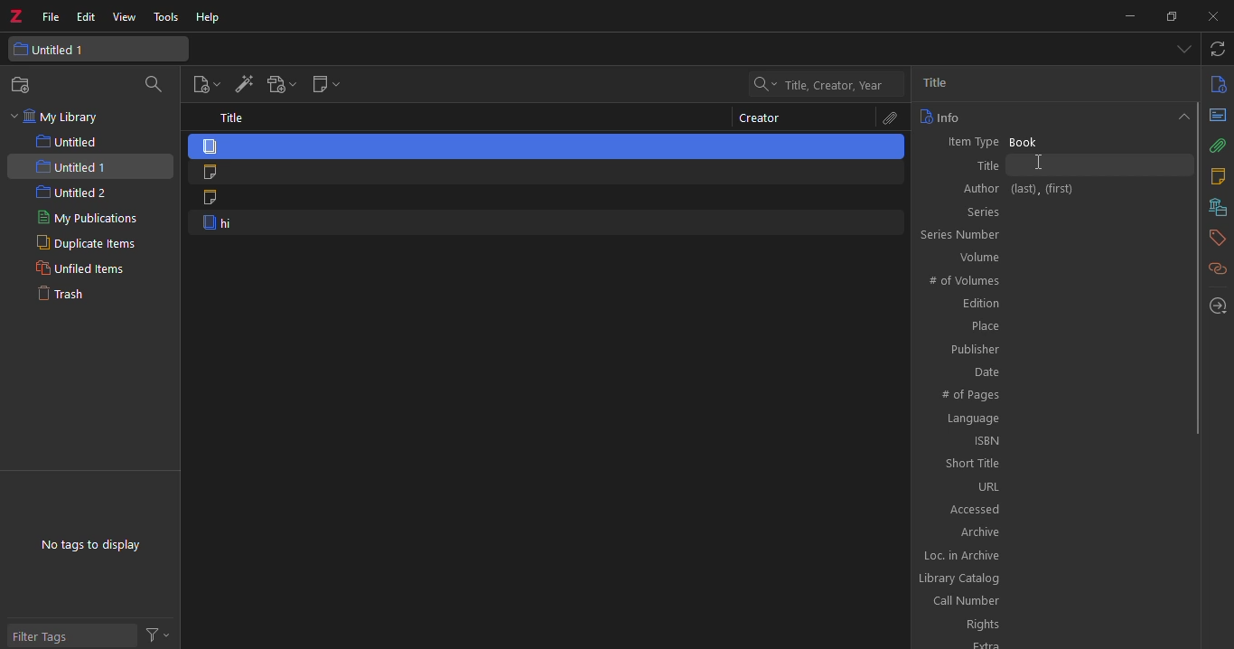  What do you see at coordinates (1050, 644) in the screenshot?
I see `extra` at bounding box center [1050, 644].